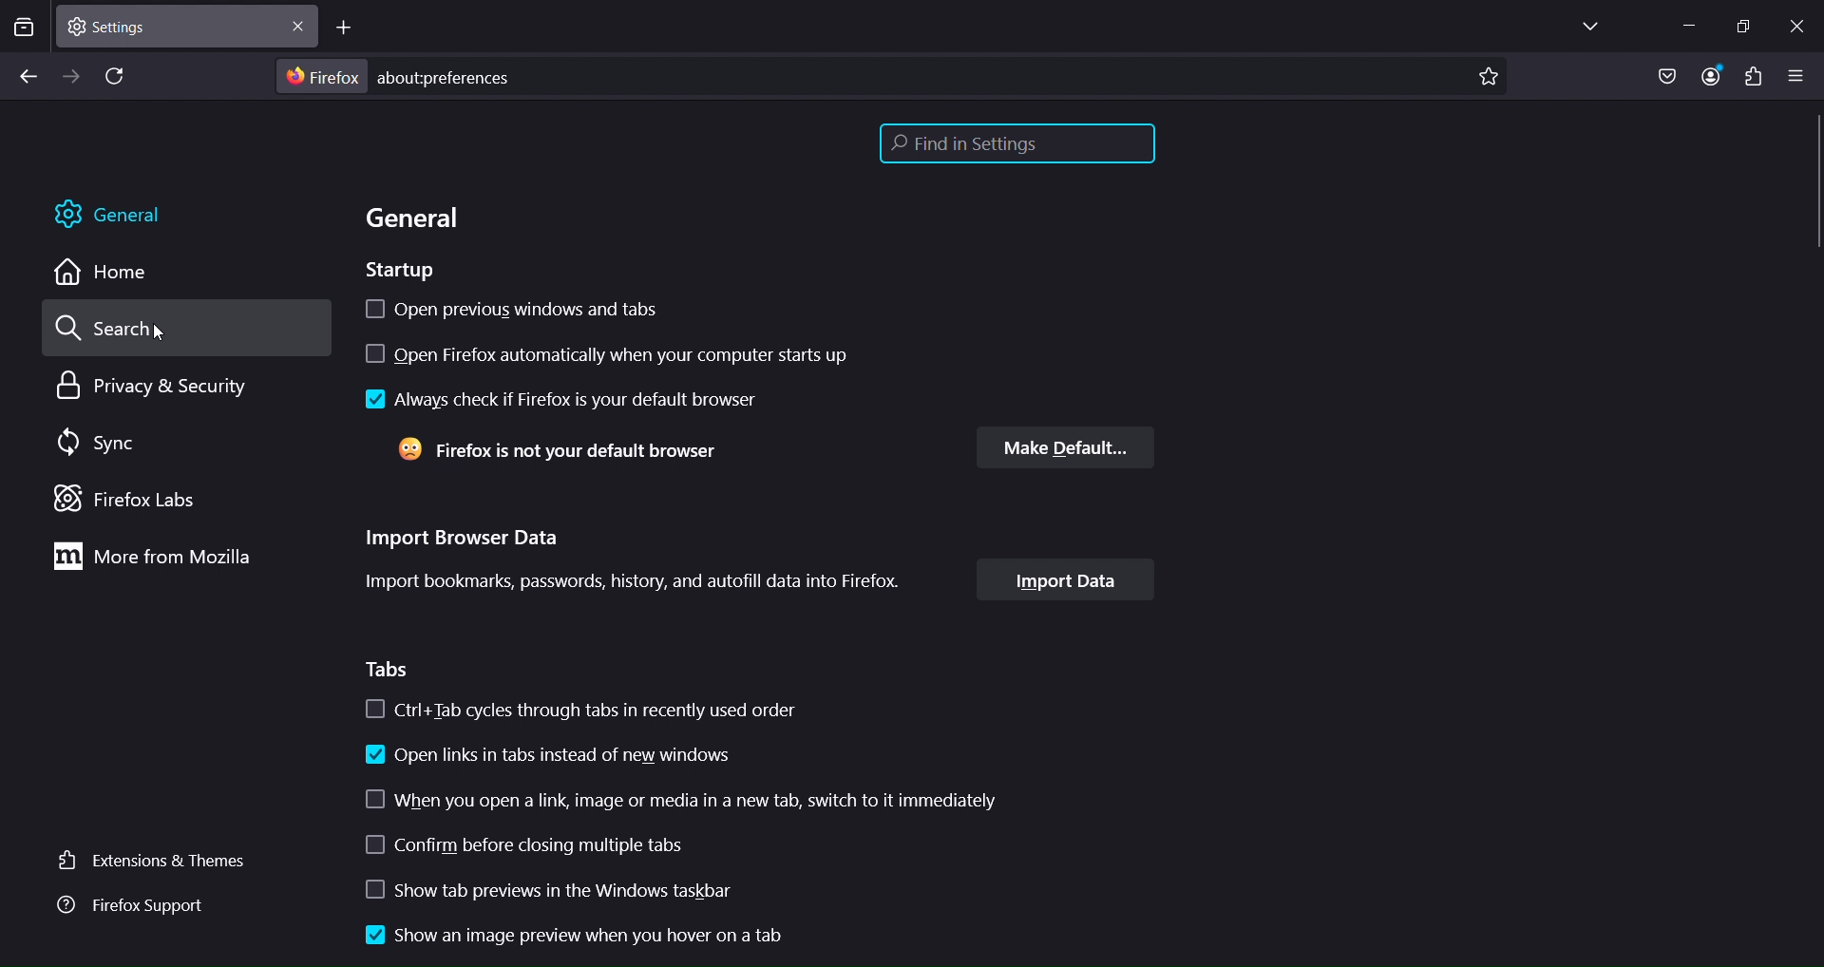 The height and width of the screenshot is (967, 1824). What do you see at coordinates (416, 221) in the screenshot?
I see `general` at bounding box center [416, 221].